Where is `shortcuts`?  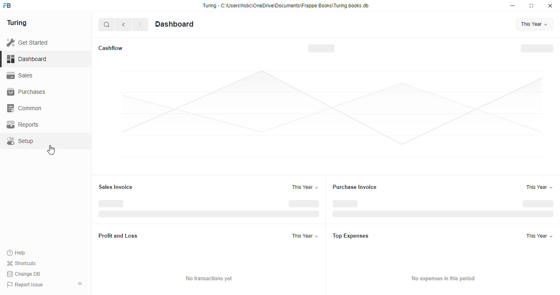
shortcuts is located at coordinates (21, 263).